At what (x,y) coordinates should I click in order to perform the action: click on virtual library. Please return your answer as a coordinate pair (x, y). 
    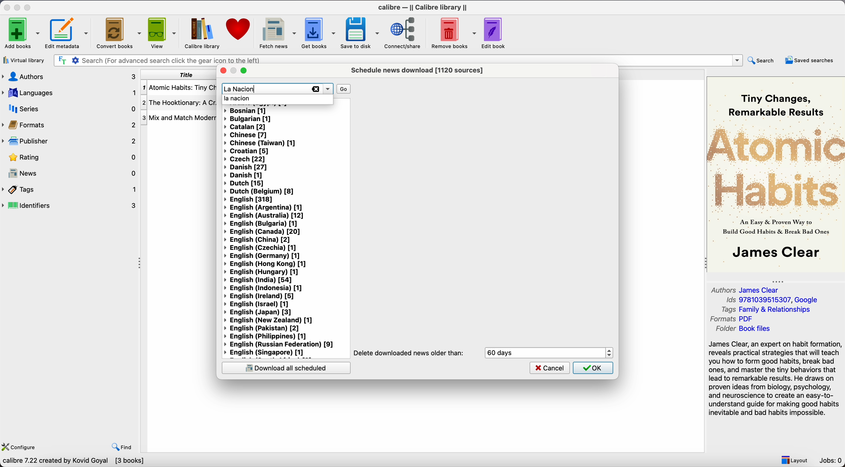
    Looking at the image, I should click on (23, 60).